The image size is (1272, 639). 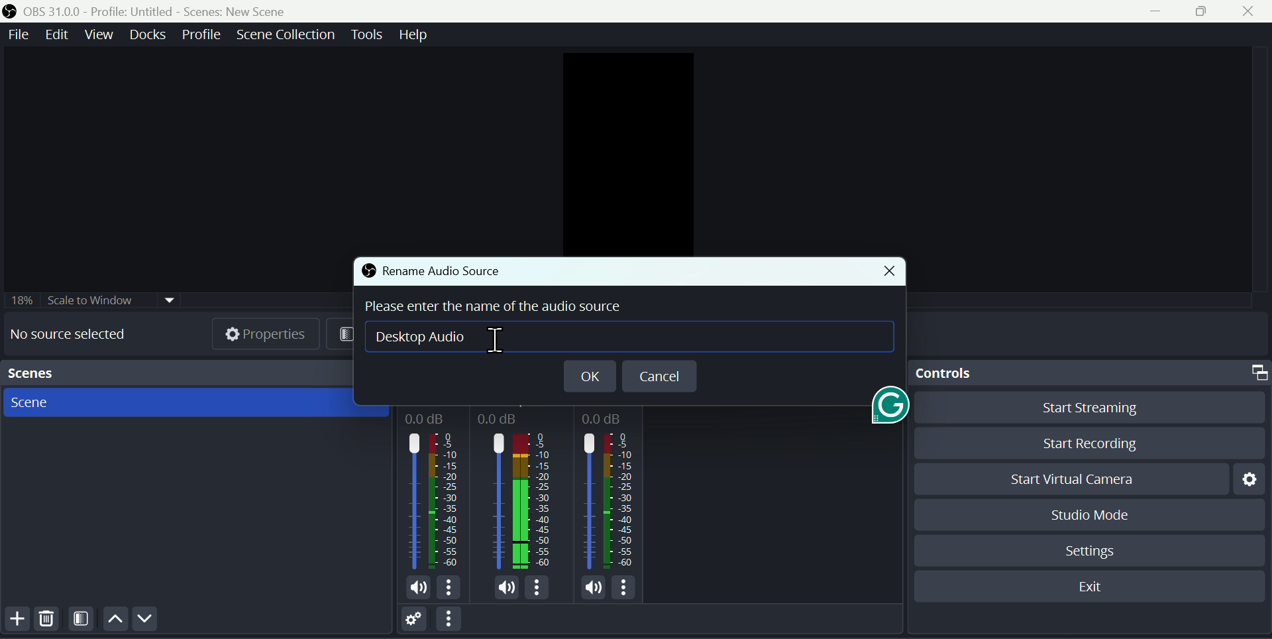 I want to click on Settings, so click(x=1091, y=550).